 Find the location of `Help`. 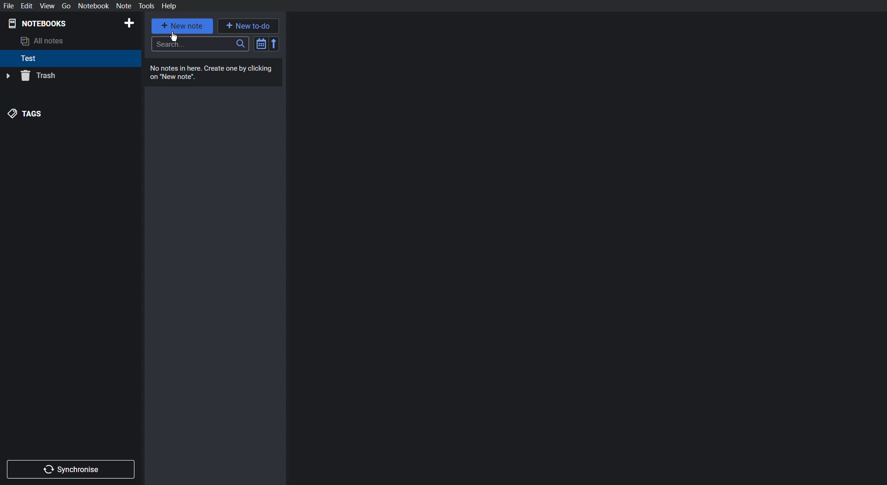

Help is located at coordinates (170, 6).